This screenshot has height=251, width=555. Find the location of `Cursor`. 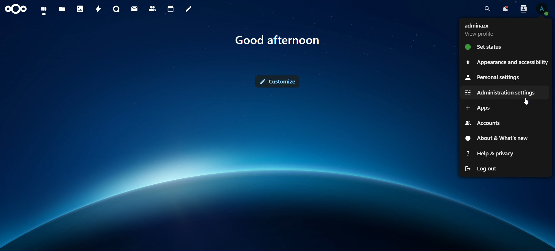

Cursor is located at coordinates (528, 102).